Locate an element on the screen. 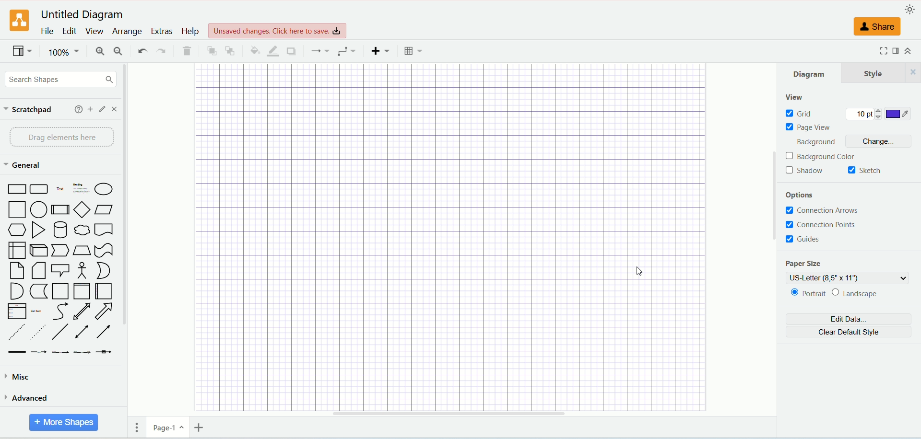 The image size is (921, 439). edit data is located at coordinates (849, 319).